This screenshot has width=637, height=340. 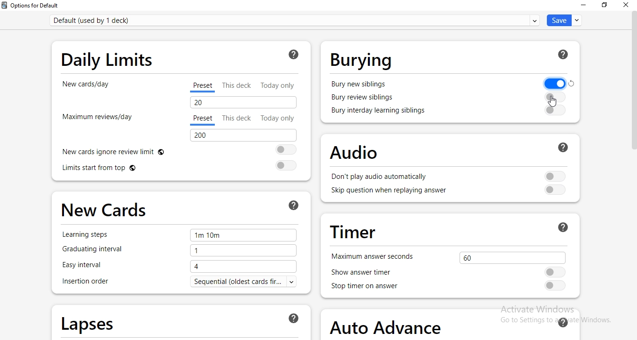 What do you see at coordinates (88, 322) in the screenshot?
I see `lapses` at bounding box center [88, 322].